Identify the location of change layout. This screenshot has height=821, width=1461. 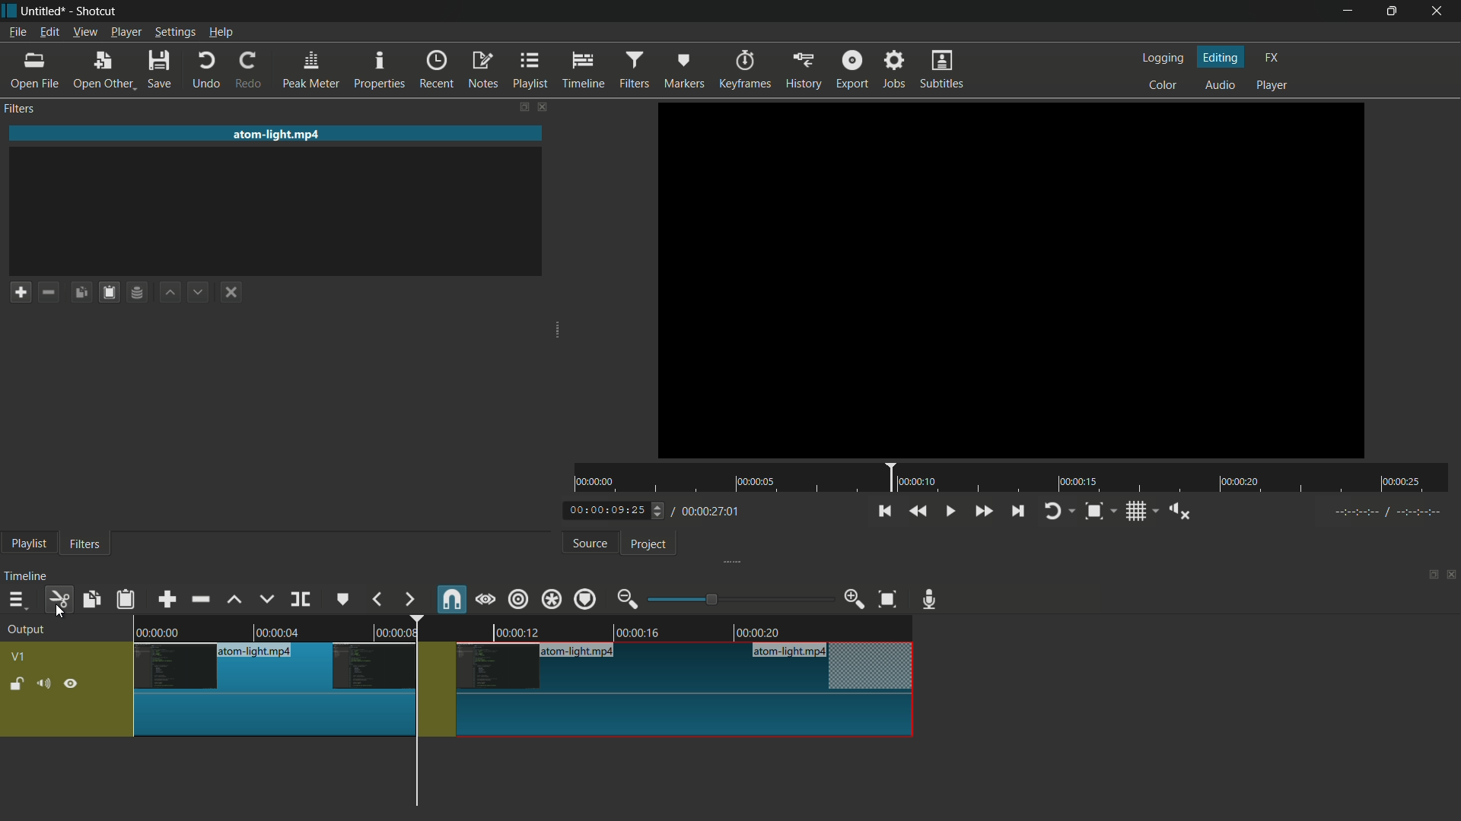
(1428, 573).